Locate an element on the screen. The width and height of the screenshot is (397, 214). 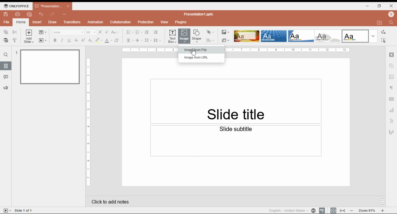
start slideshow is located at coordinates (7, 211).